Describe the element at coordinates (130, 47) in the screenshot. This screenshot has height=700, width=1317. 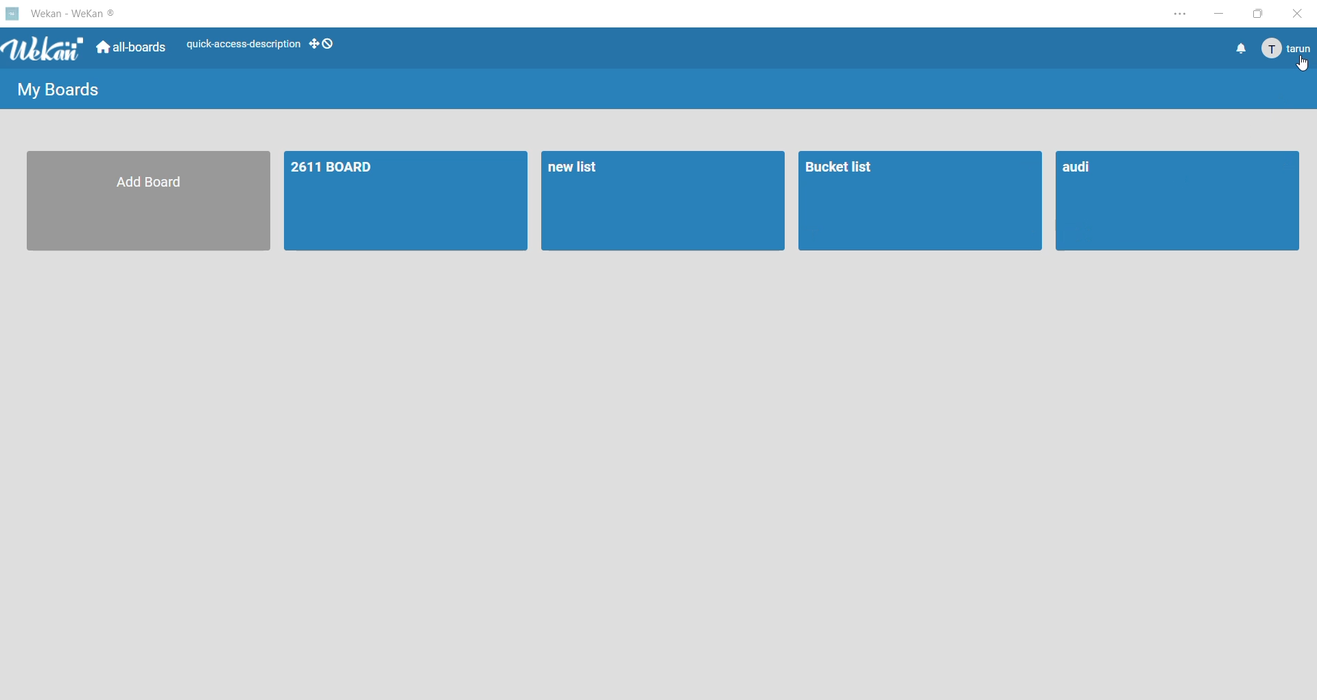
I see `all boards` at that location.